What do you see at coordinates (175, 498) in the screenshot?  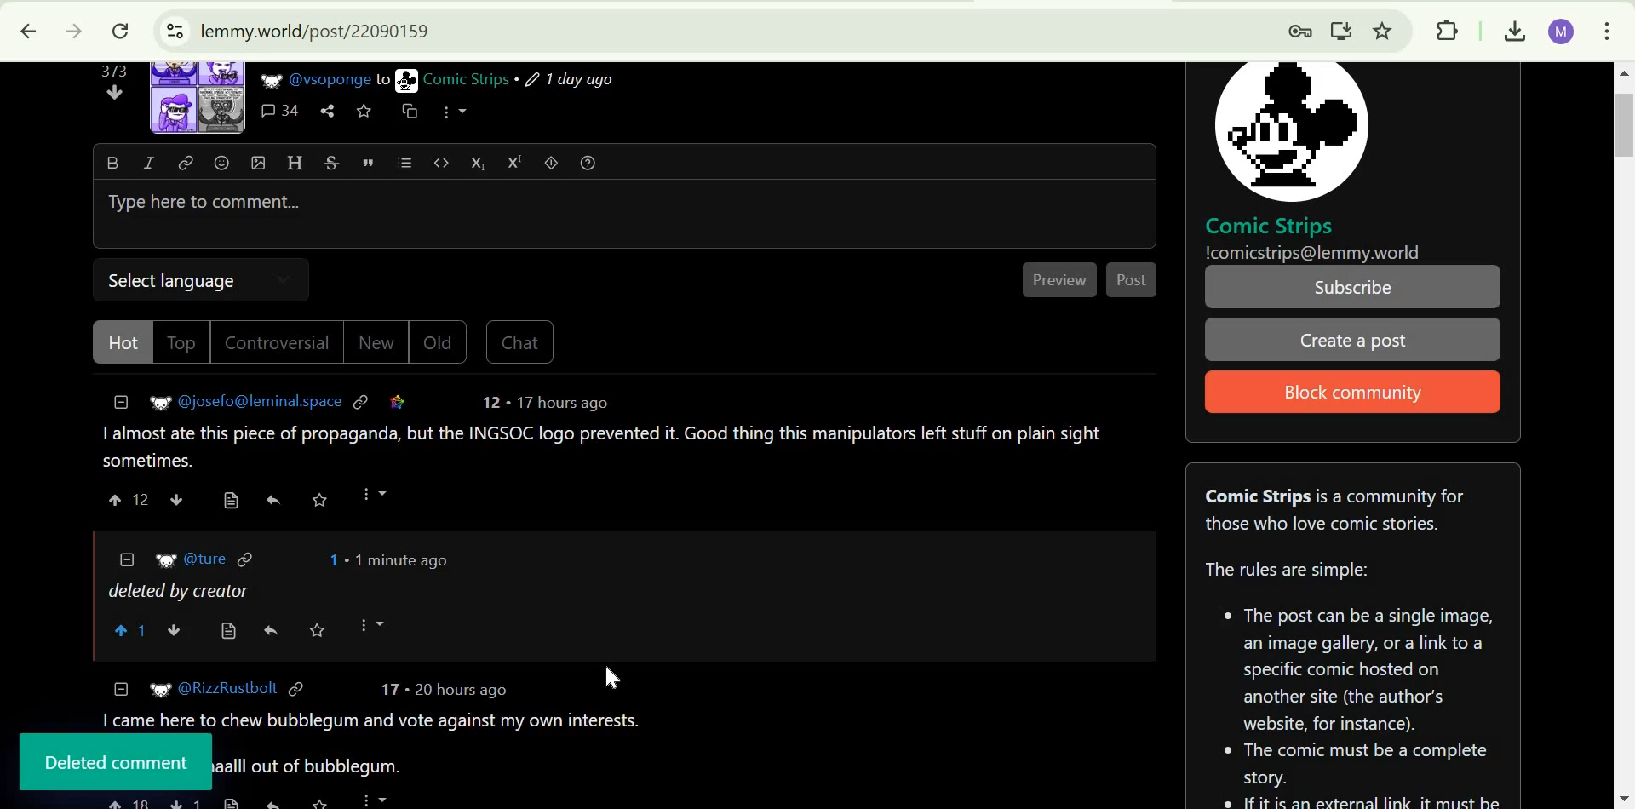 I see `downvote` at bounding box center [175, 498].